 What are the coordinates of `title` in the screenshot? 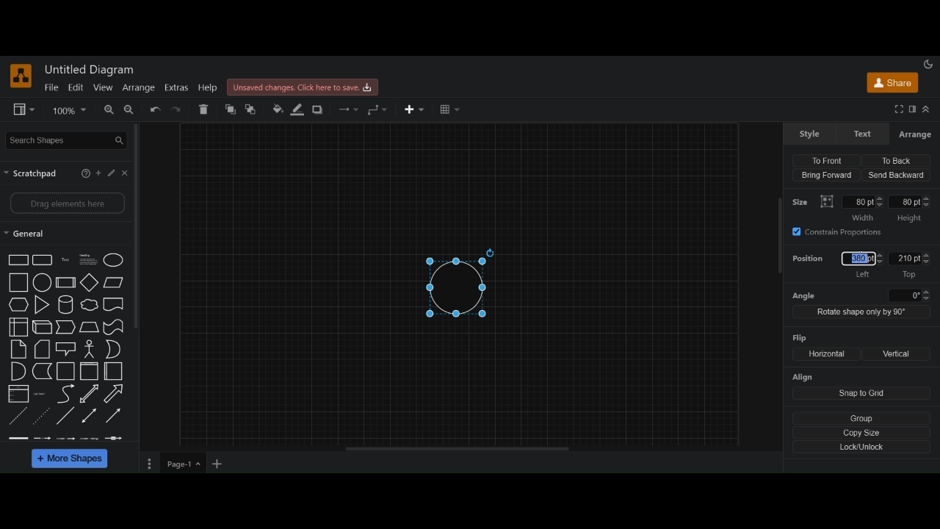 It's located at (92, 70).